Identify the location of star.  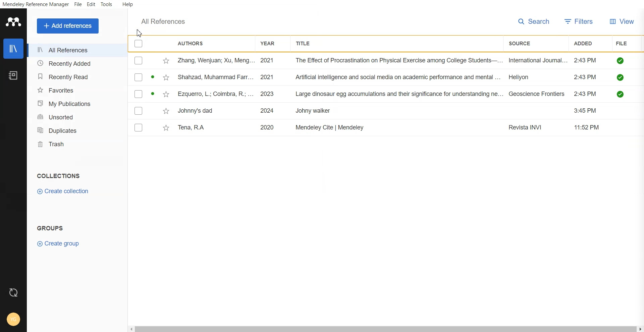
(165, 78).